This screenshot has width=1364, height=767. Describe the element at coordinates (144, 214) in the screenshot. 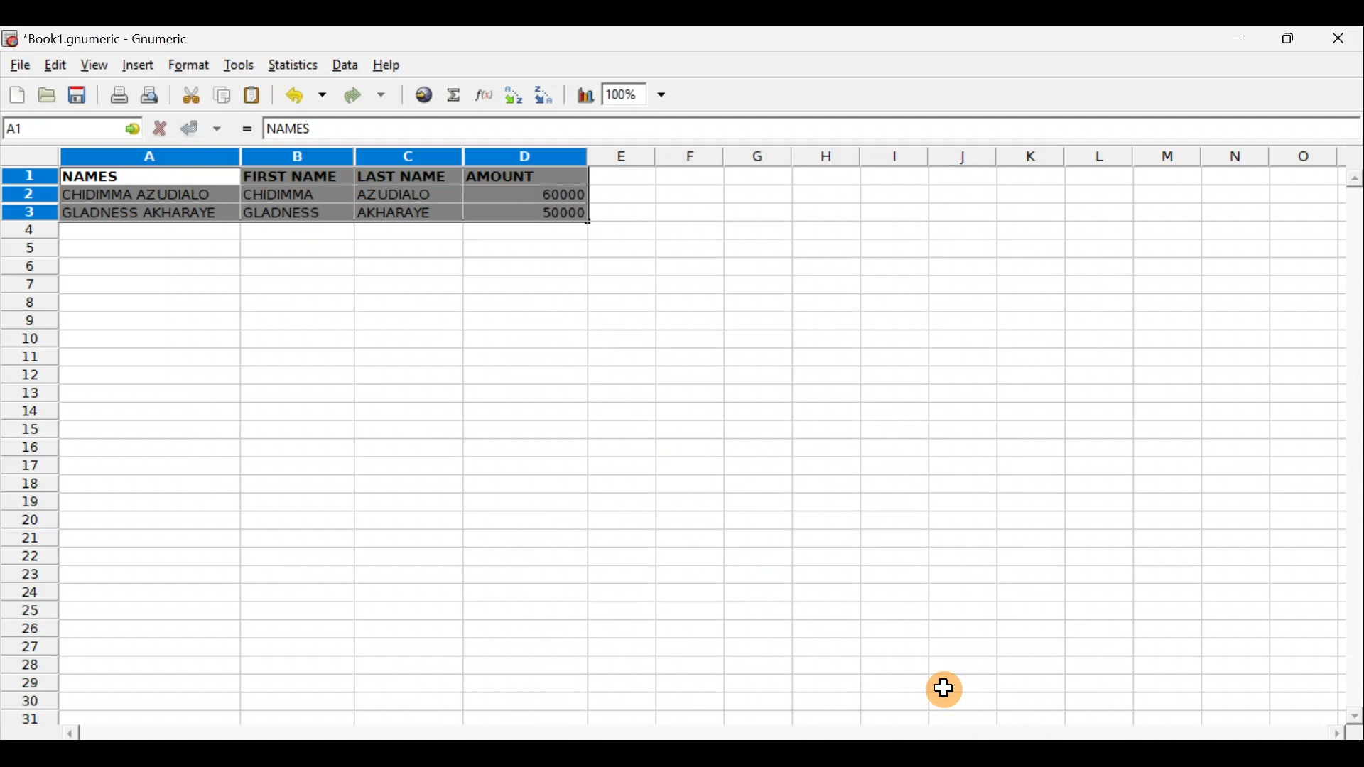

I see `CHIDIMMA AZUDIALO` at that location.